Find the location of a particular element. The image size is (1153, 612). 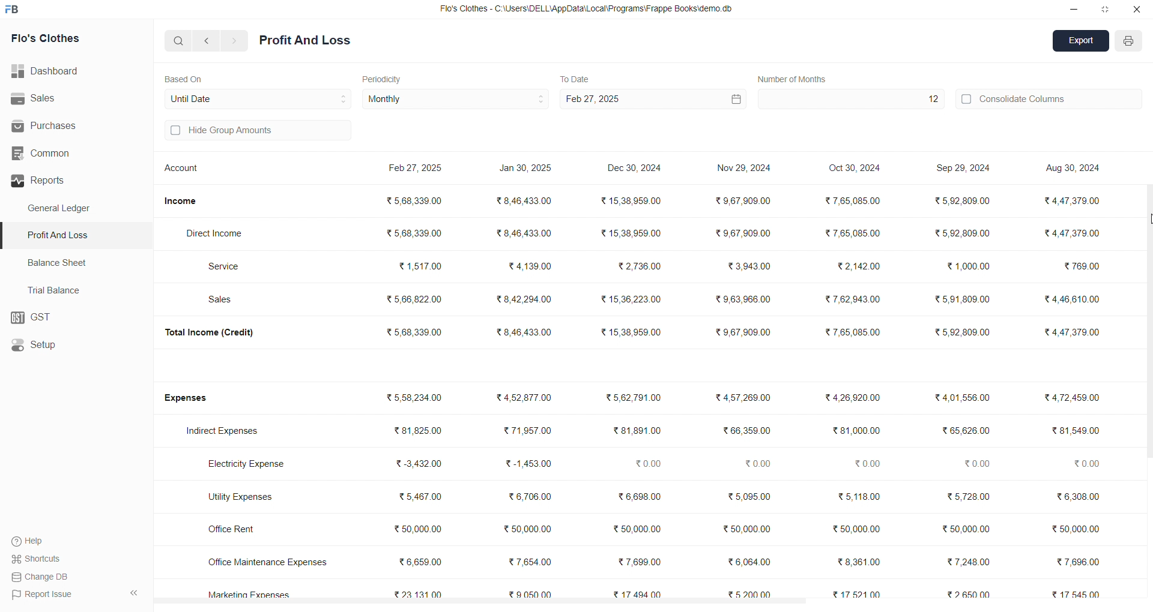

₹7,699.00 is located at coordinates (647, 561).